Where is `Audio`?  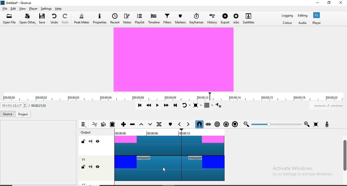
Audio is located at coordinates (302, 22).